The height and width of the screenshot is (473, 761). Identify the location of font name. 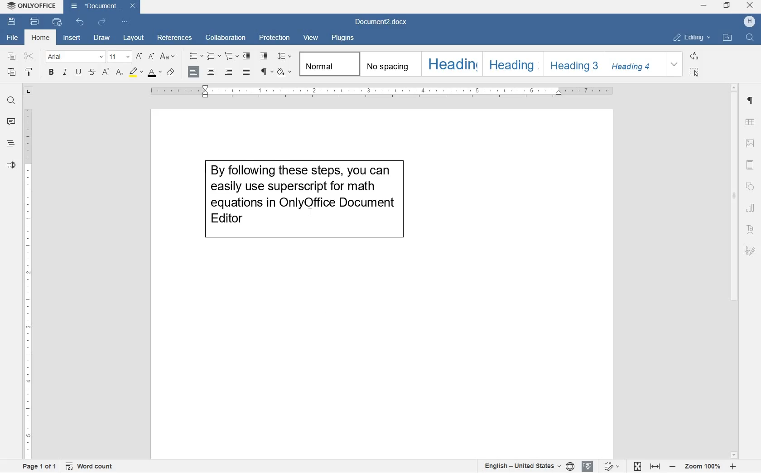
(73, 56).